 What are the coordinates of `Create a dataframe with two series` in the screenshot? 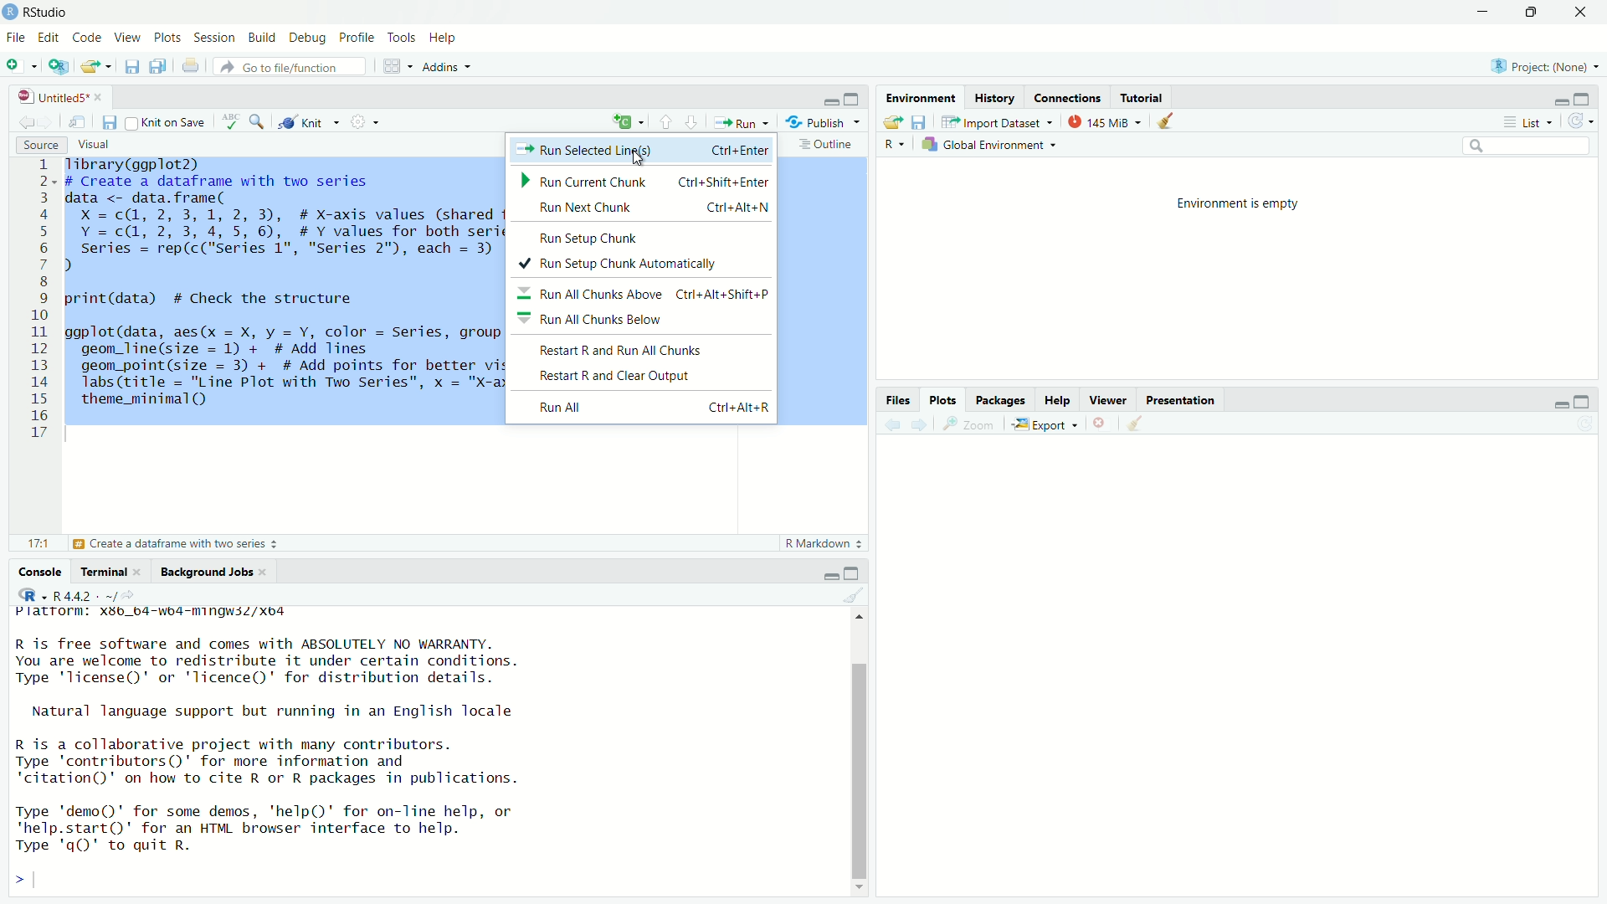 It's located at (177, 544).